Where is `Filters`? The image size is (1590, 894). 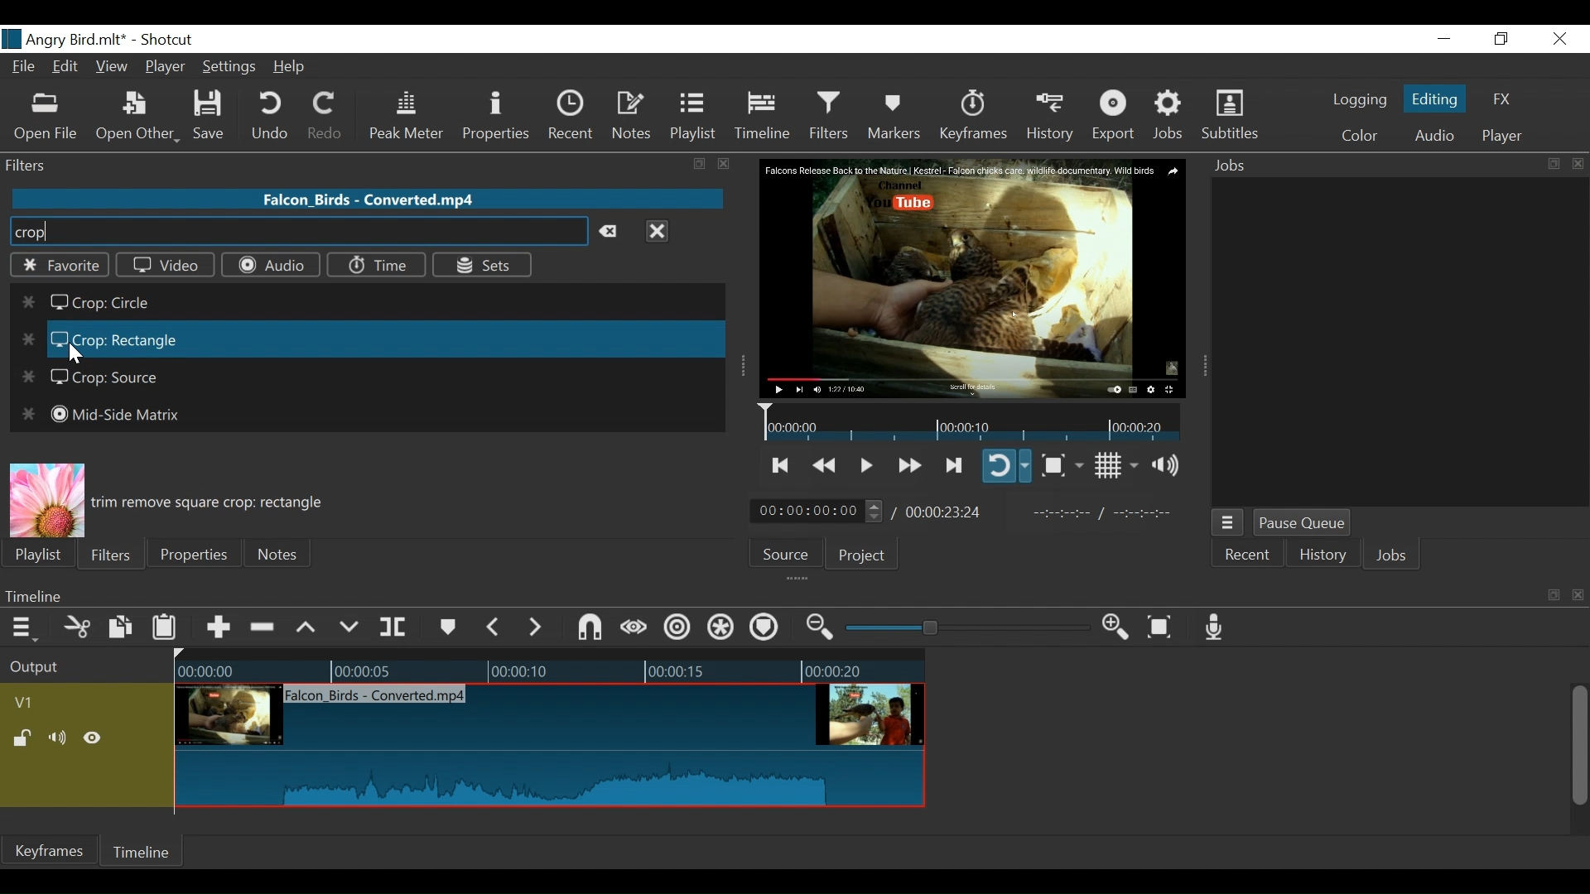 Filters is located at coordinates (108, 553).